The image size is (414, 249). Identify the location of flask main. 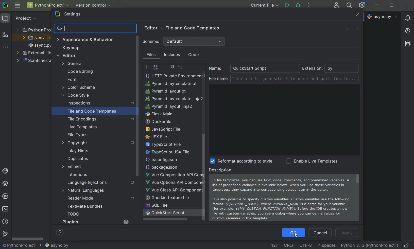
(159, 220).